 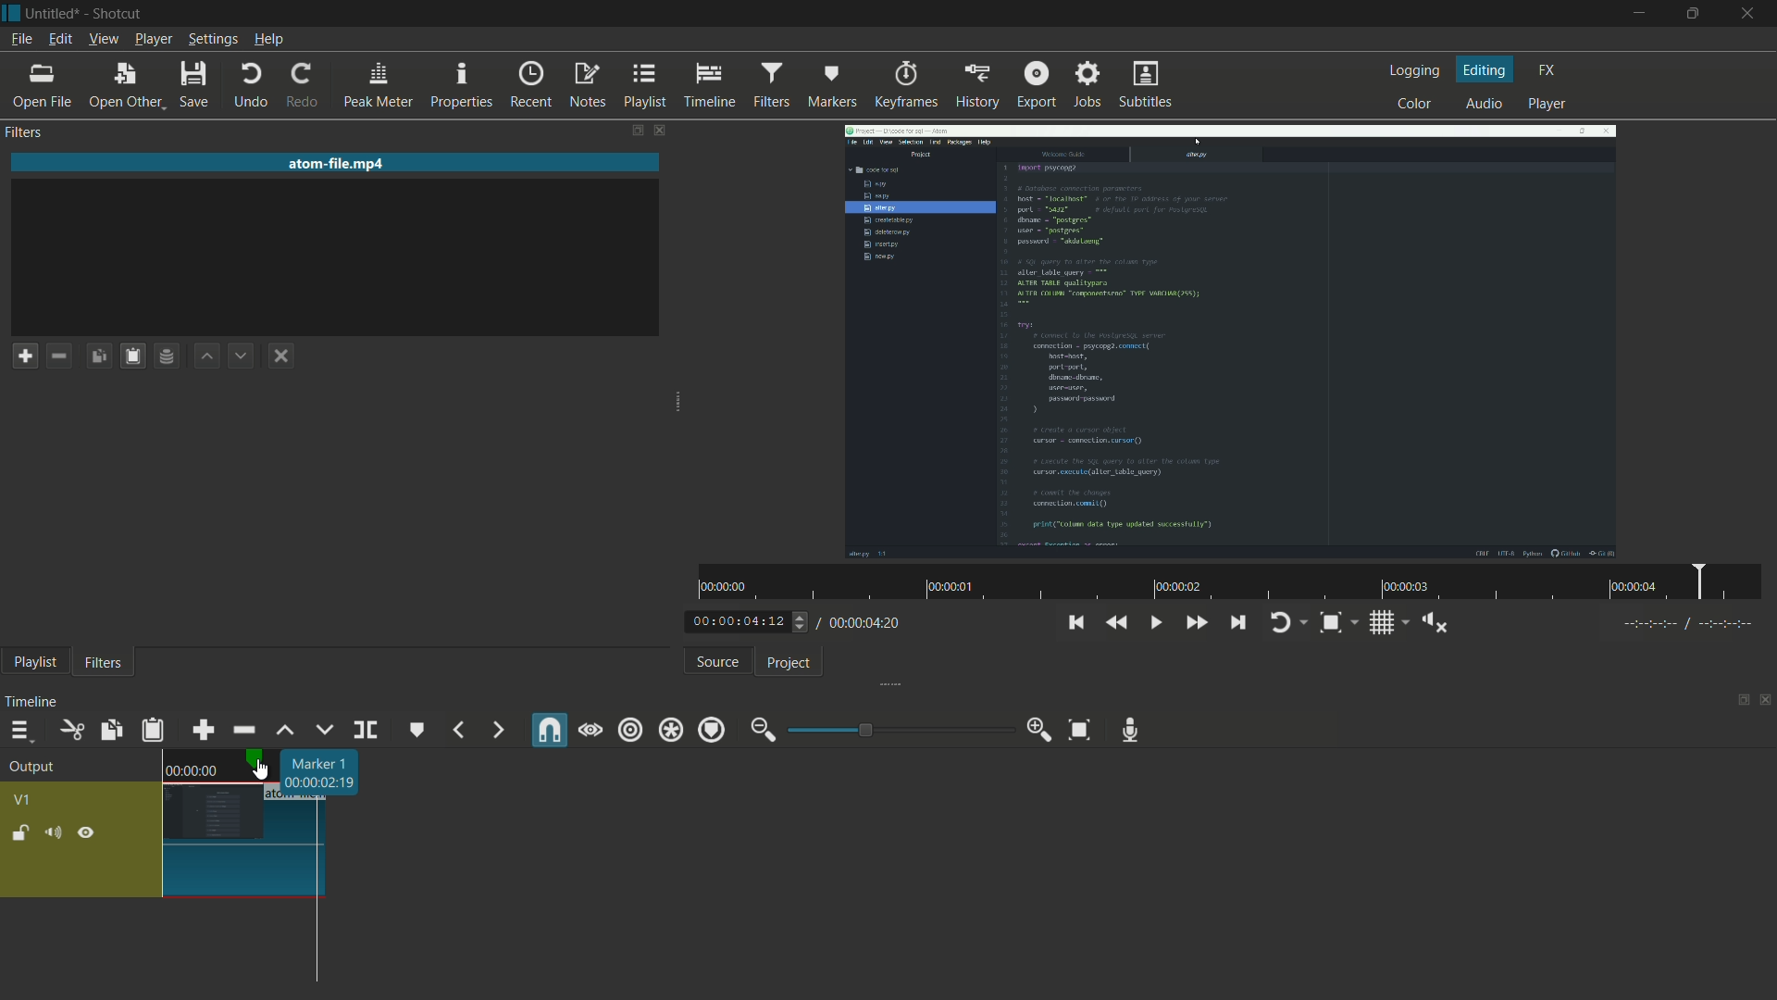 What do you see at coordinates (321, 772) in the screenshot?
I see `marker-1 pop up` at bounding box center [321, 772].